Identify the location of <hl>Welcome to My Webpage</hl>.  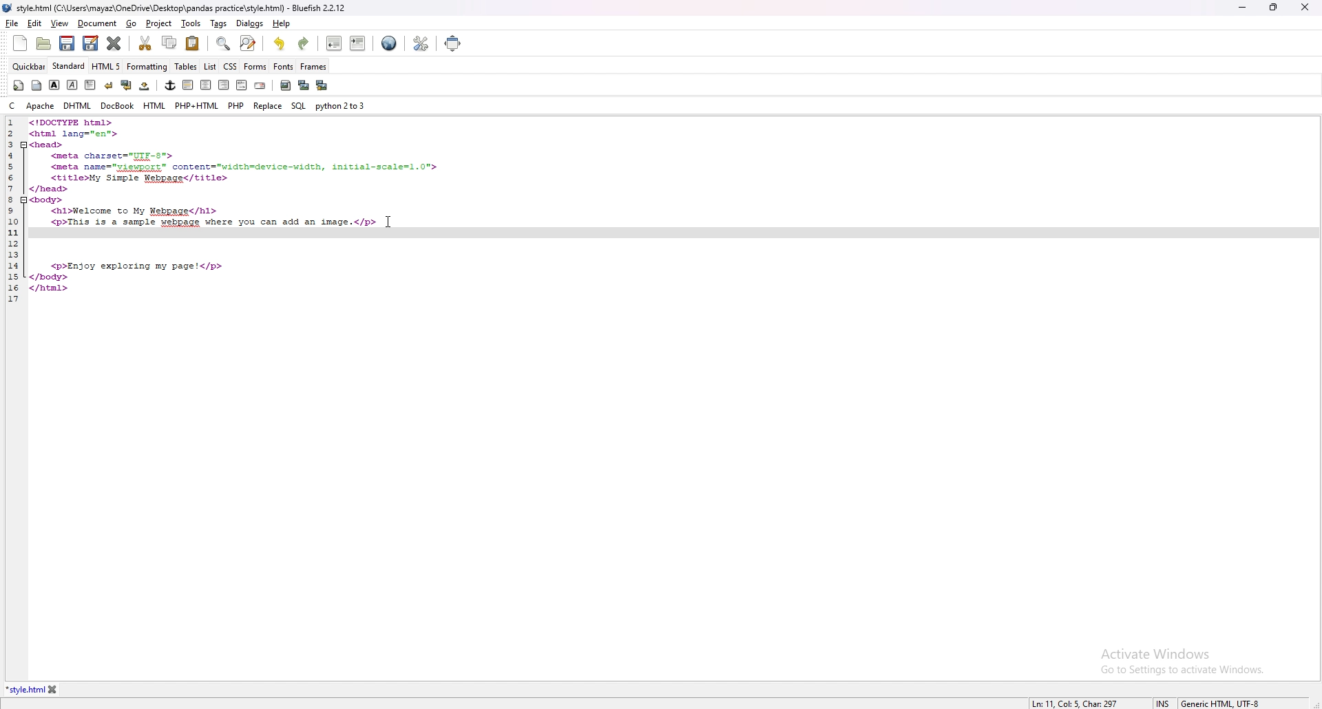
(134, 212).